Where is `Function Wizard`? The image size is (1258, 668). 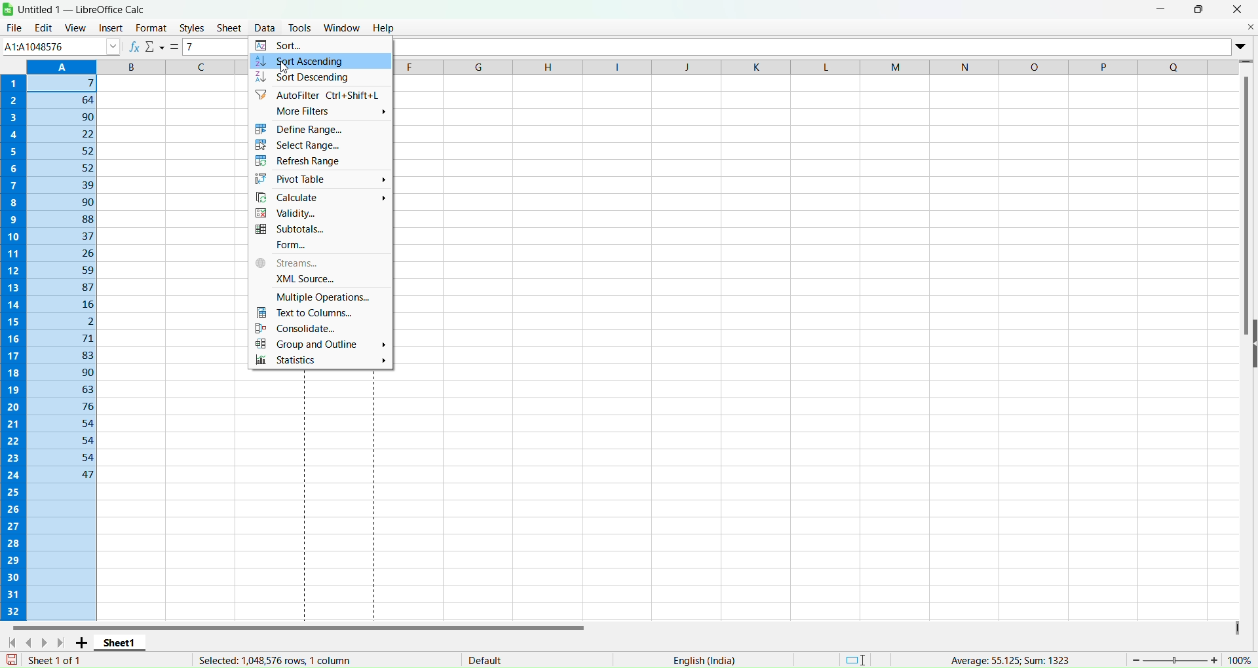 Function Wizard is located at coordinates (134, 46).